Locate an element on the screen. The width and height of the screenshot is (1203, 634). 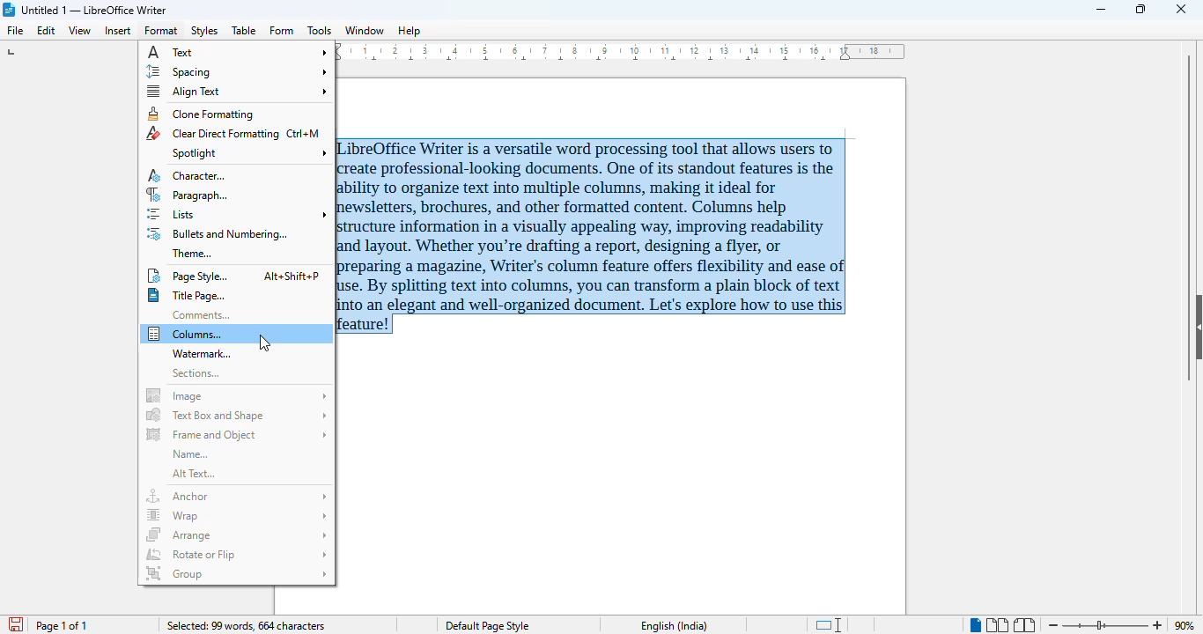
ruler is located at coordinates (624, 52).